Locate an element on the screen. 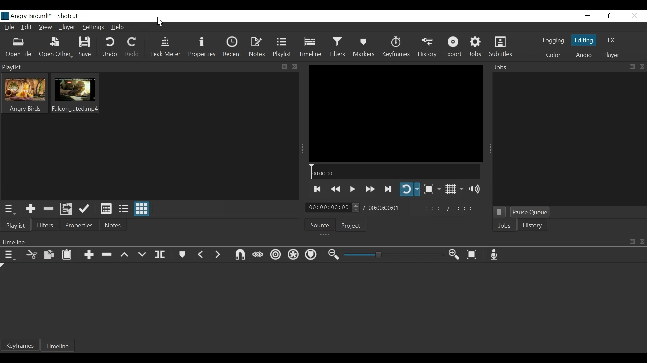 This screenshot has height=363, width=647. Markers is located at coordinates (182, 255).